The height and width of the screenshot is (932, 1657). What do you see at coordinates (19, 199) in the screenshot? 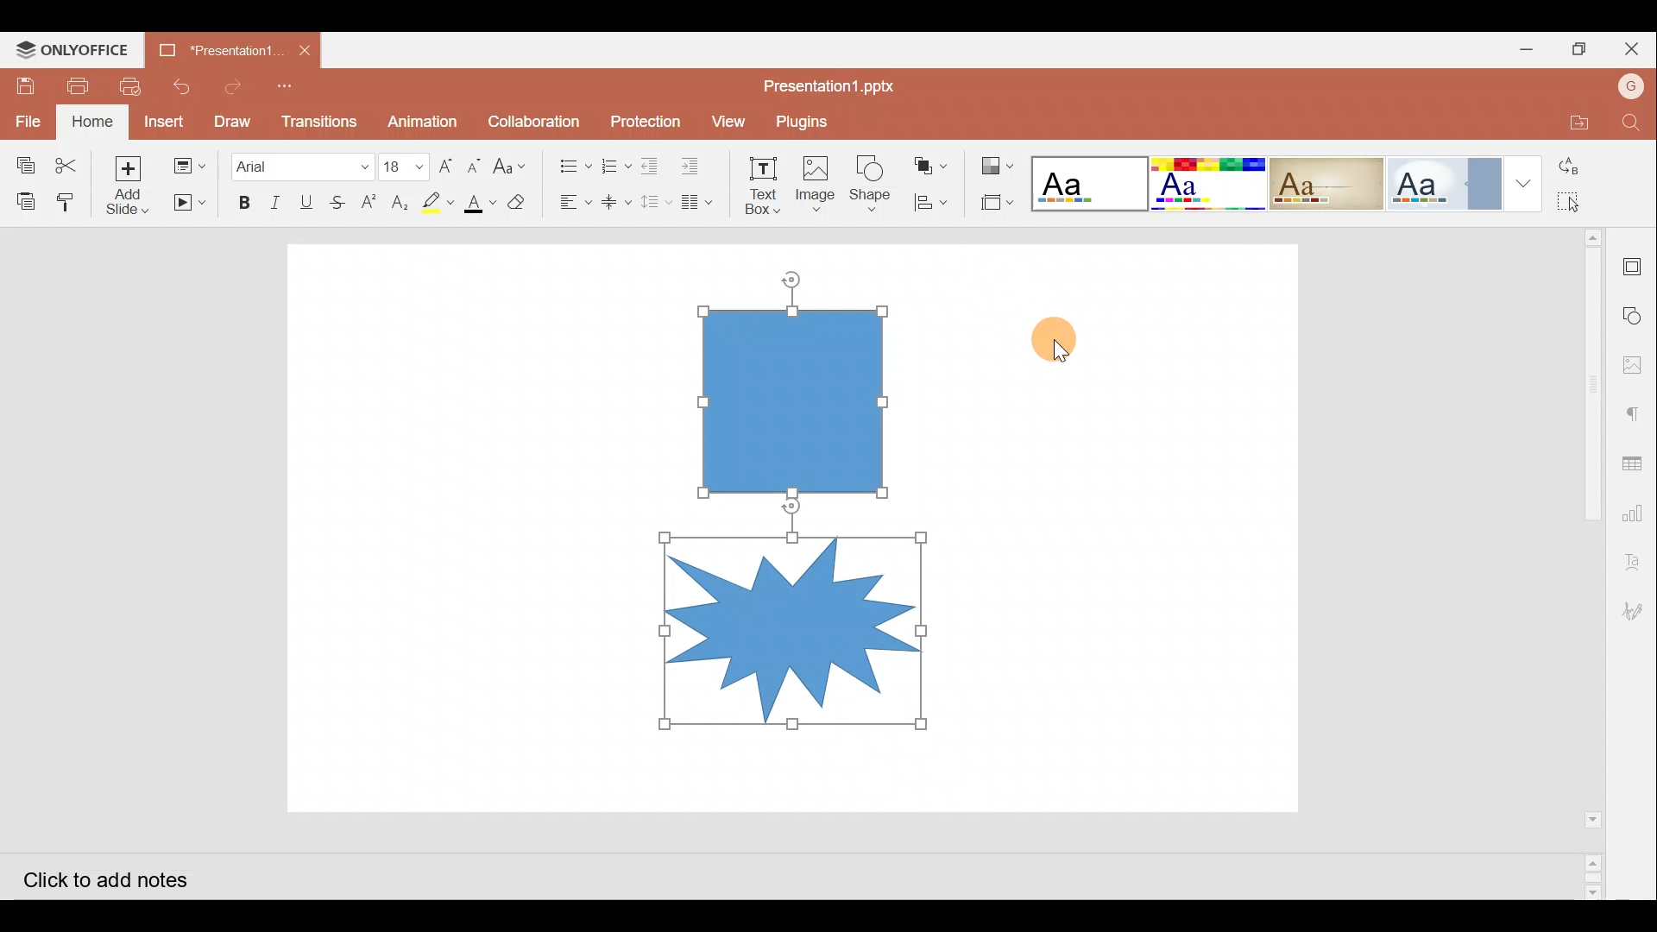
I see `Paste` at bounding box center [19, 199].